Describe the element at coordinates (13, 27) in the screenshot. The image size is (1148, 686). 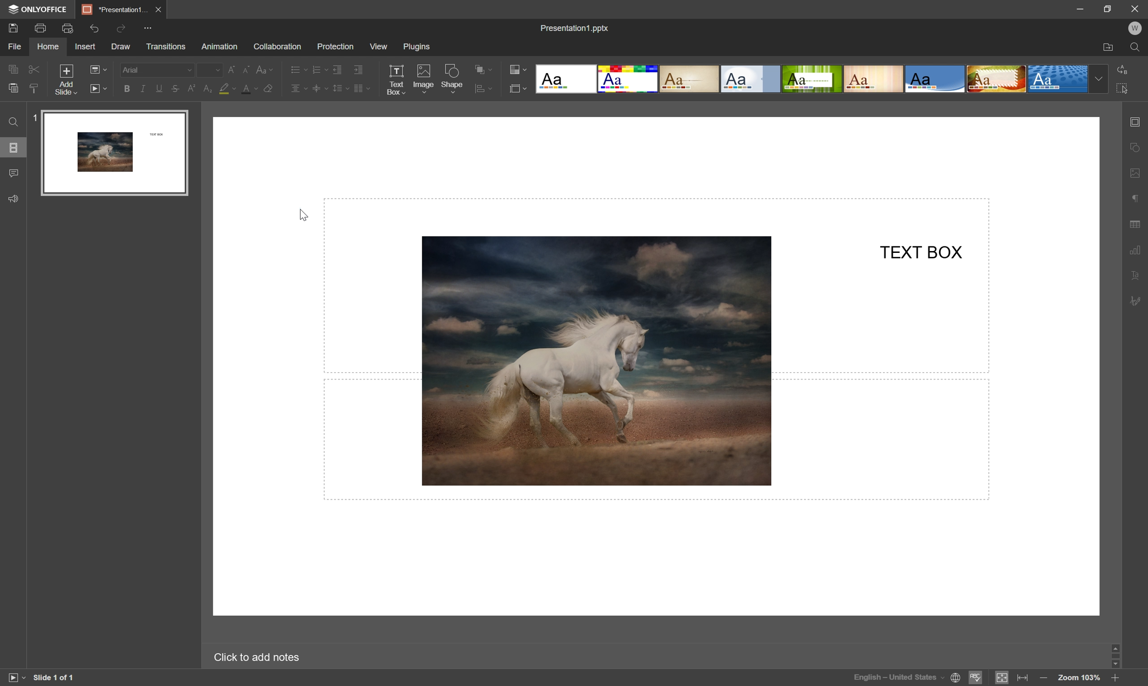
I see `save` at that location.